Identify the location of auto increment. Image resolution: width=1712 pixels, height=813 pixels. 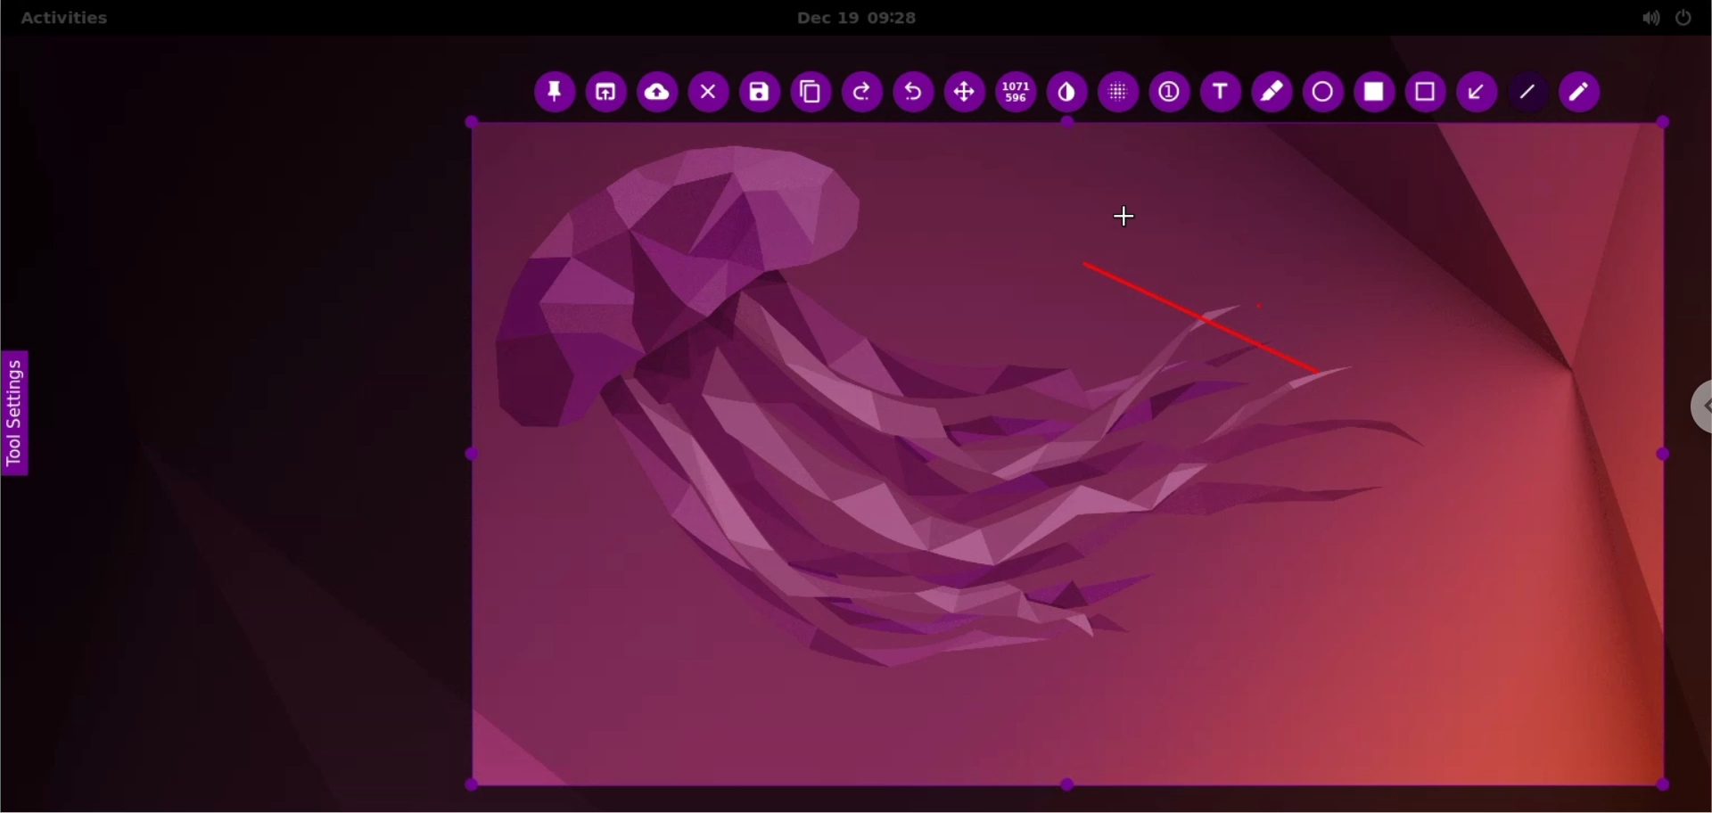
(1168, 95).